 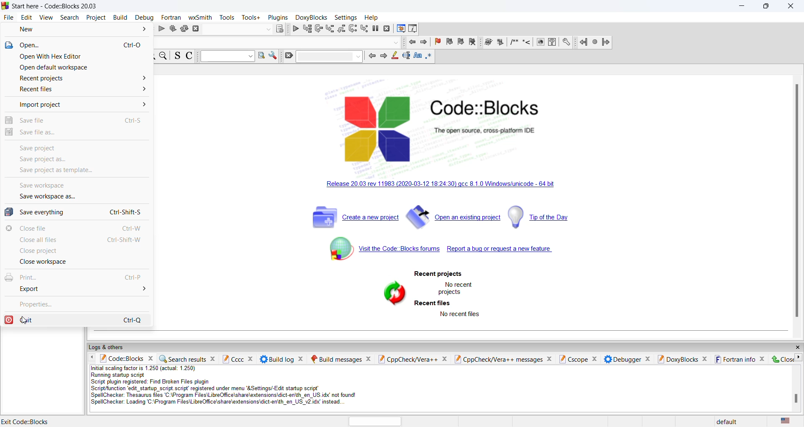 What do you see at coordinates (391, 293) in the screenshot?
I see `refresh` at bounding box center [391, 293].